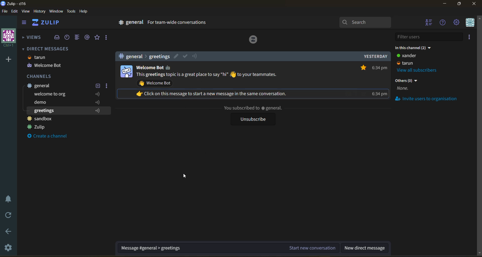 This screenshot has height=257, width=482. I want to click on organisation name and profile pic, so click(8, 38).